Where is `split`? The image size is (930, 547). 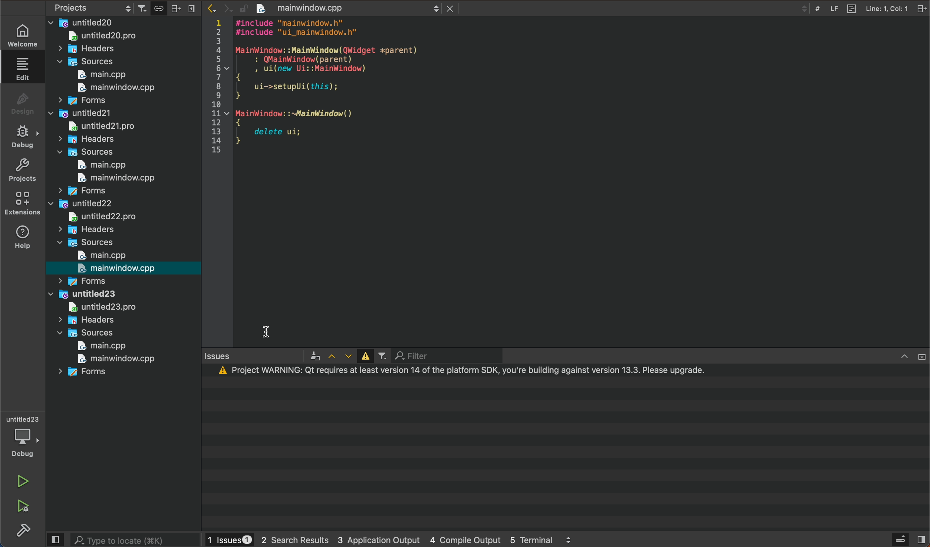 split is located at coordinates (922, 8).